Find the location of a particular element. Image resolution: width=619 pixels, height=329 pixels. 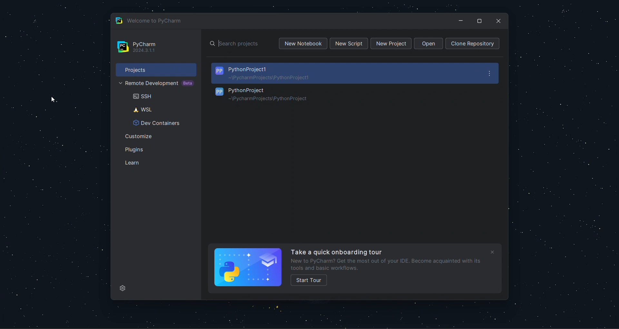

Onboarding Tour Text is located at coordinates (363, 258).